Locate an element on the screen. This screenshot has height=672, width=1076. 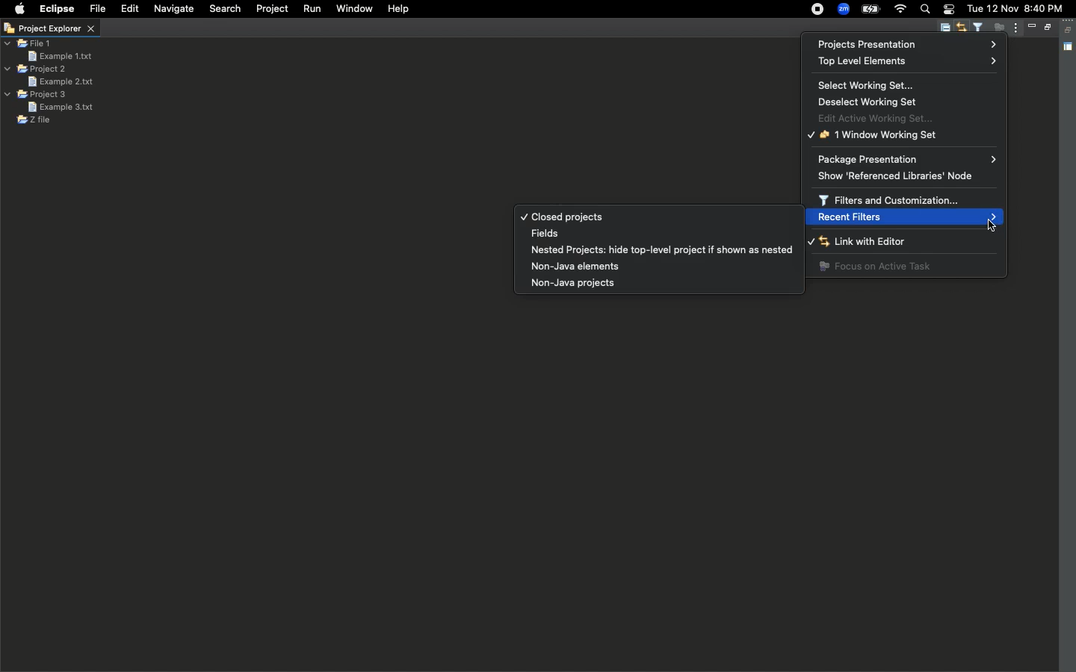
Minimize is located at coordinates (1031, 26).